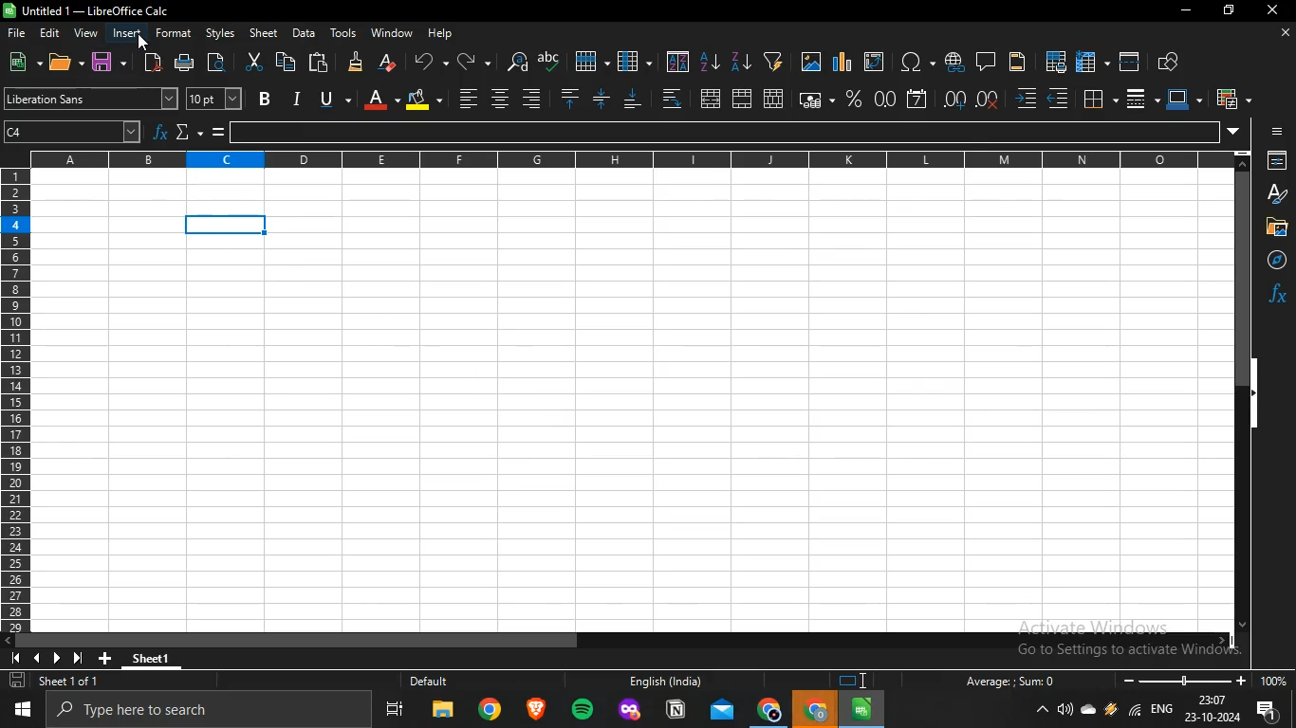 The height and width of the screenshot is (728, 1296). Describe the element at coordinates (811, 99) in the screenshot. I see `format as currency` at that location.